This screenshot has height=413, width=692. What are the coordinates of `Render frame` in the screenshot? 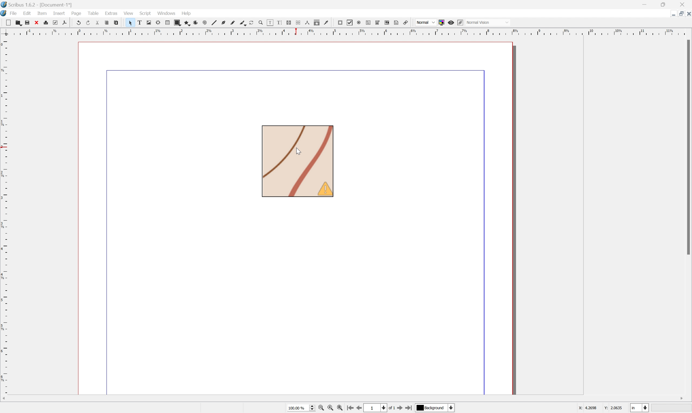 It's located at (159, 23).